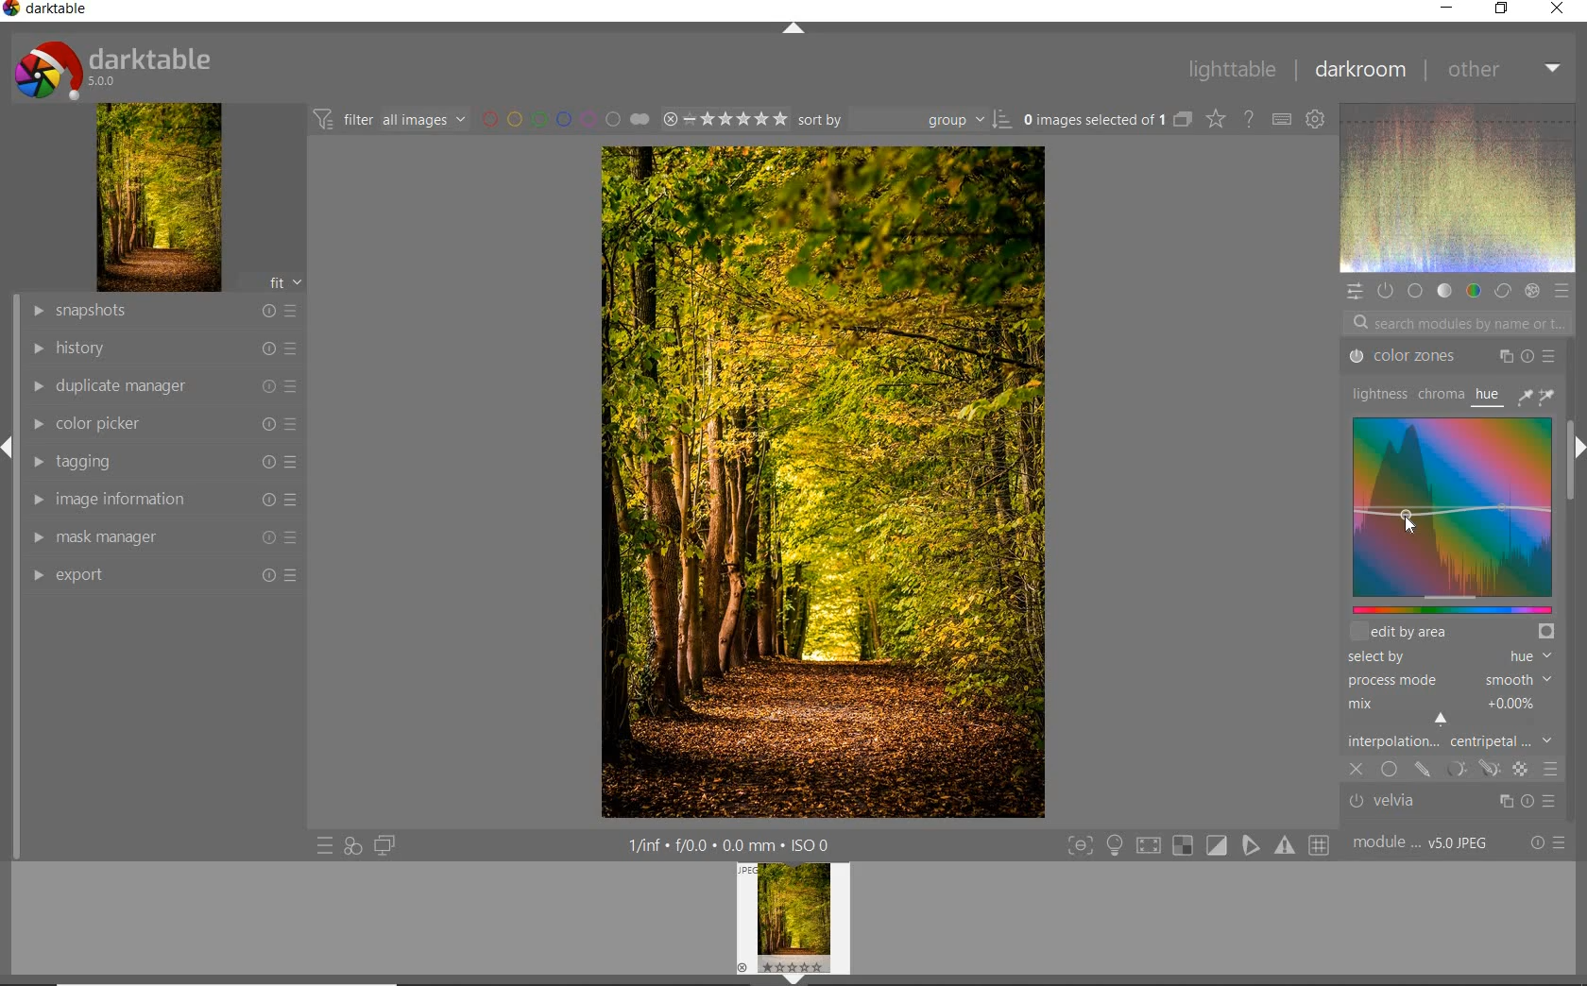 This screenshot has width=1587, height=986. Describe the element at coordinates (1563, 9) in the screenshot. I see `CLOSE` at that location.